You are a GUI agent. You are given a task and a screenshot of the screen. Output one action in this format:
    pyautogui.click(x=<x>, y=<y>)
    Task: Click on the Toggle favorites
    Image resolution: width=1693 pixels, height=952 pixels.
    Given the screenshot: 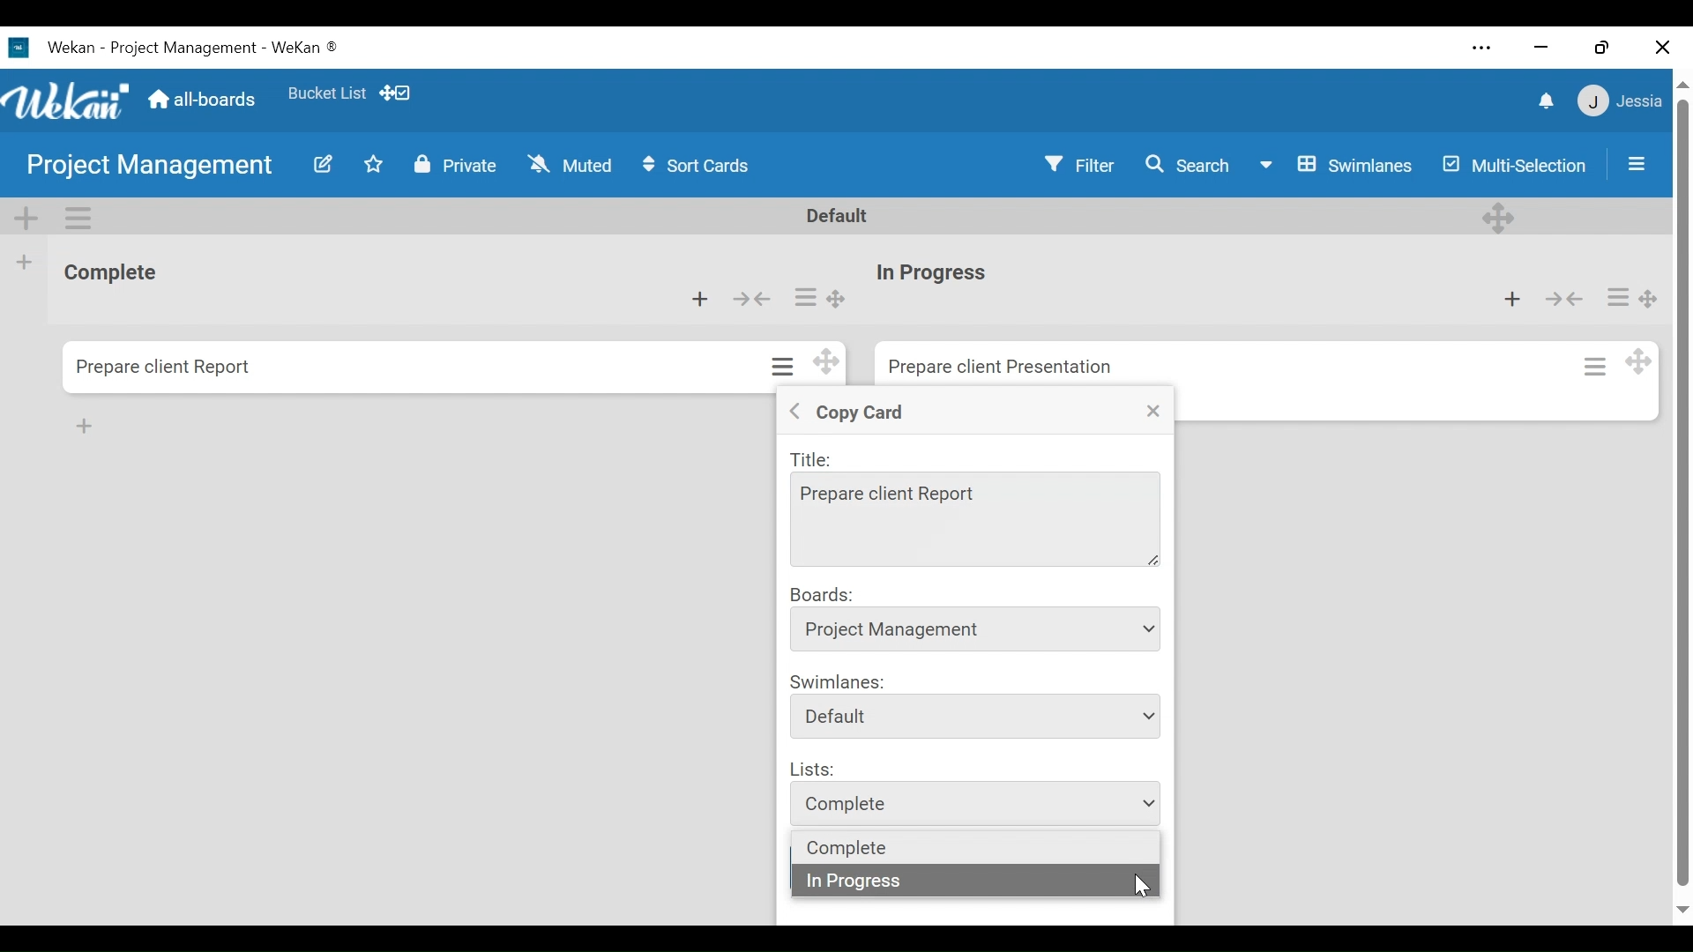 What is the action you would take?
    pyautogui.click(x=374, y=165)
    